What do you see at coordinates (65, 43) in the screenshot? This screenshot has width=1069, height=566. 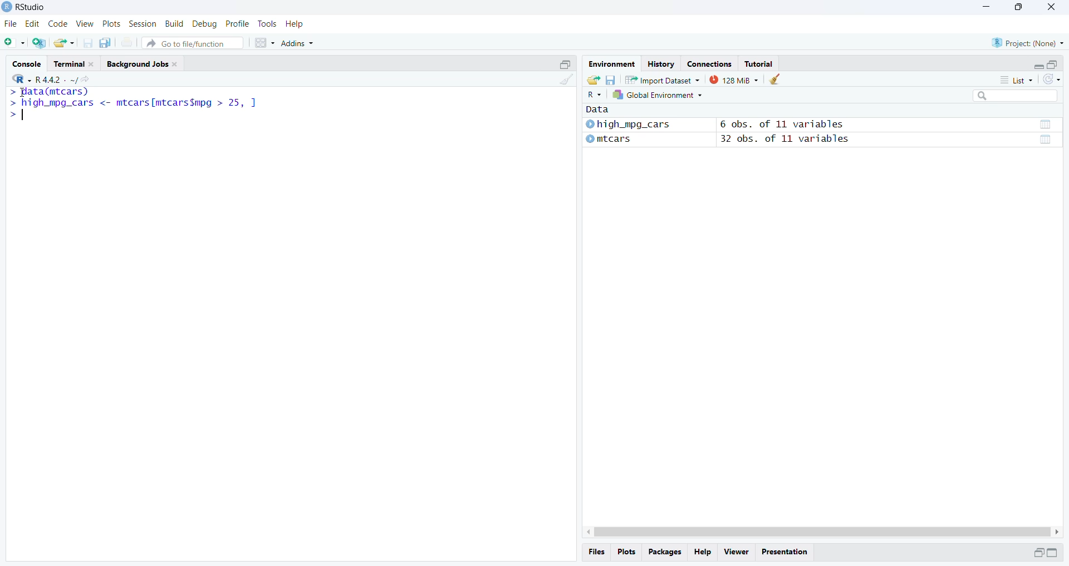 I see `open existing file` at bounding box center [65, 43].